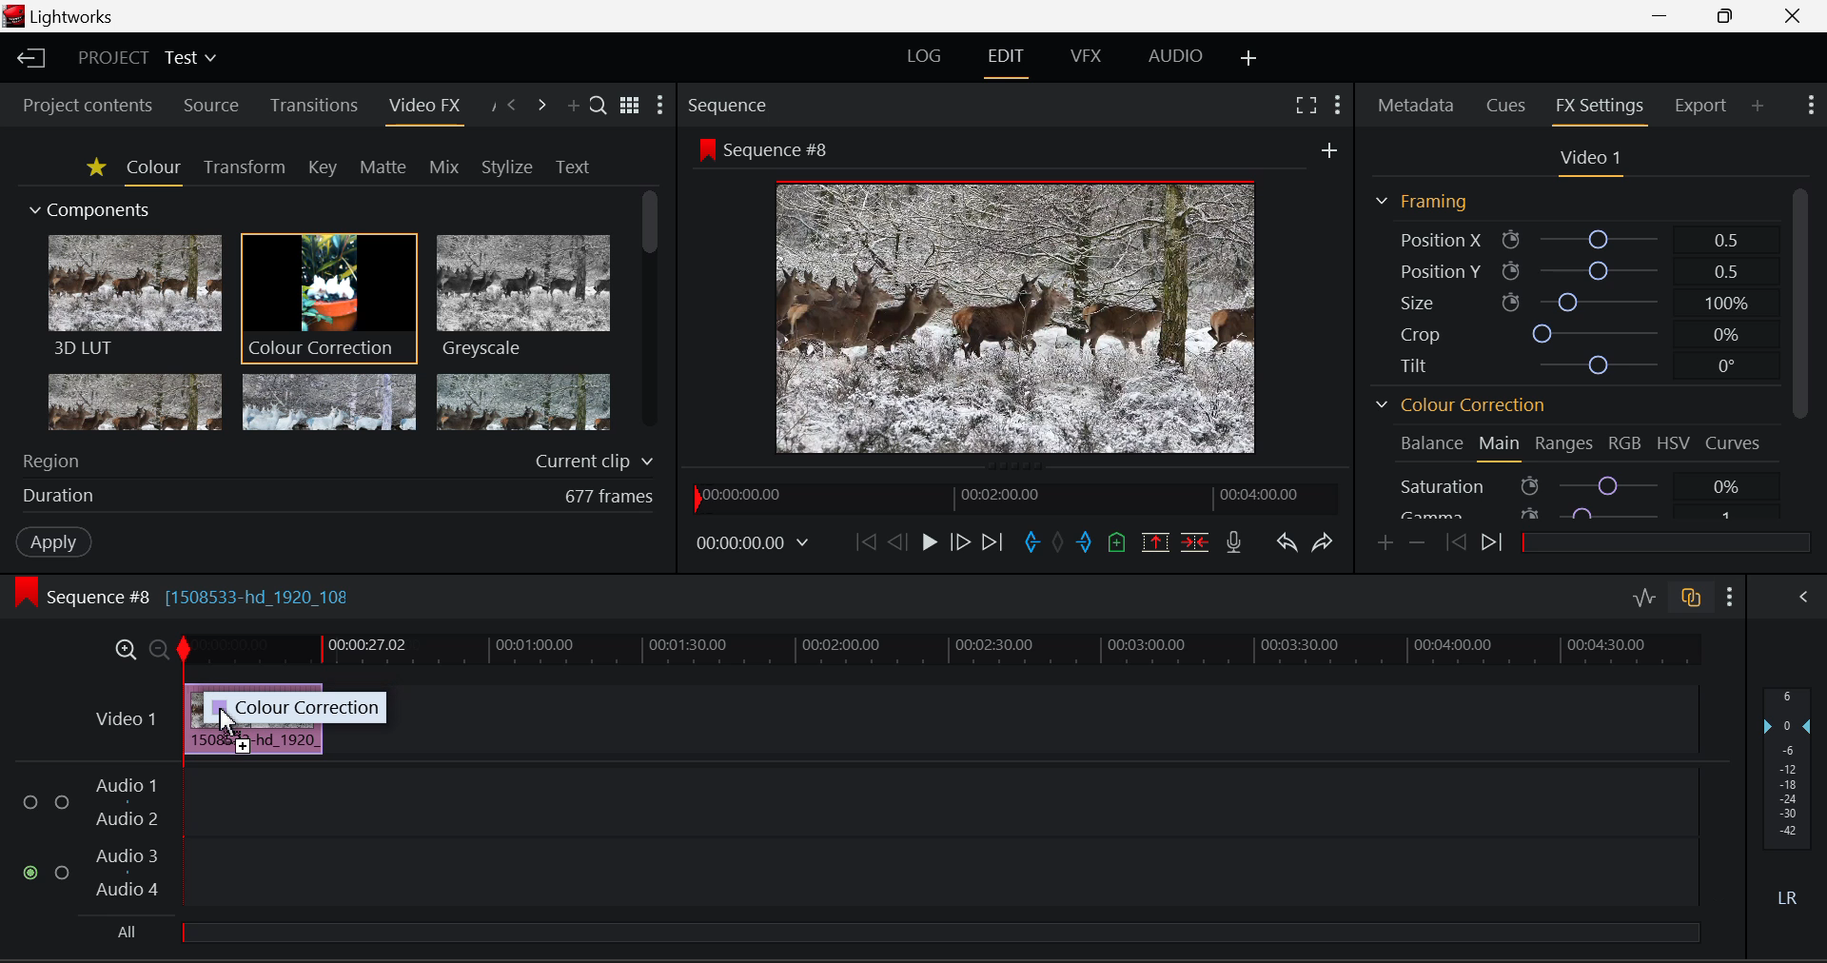 The image size is (1827, 963). What do you see at coordinates (29, 59) in the screenshot?
I see `Back to Homepage` at bounding box center [29, 59].